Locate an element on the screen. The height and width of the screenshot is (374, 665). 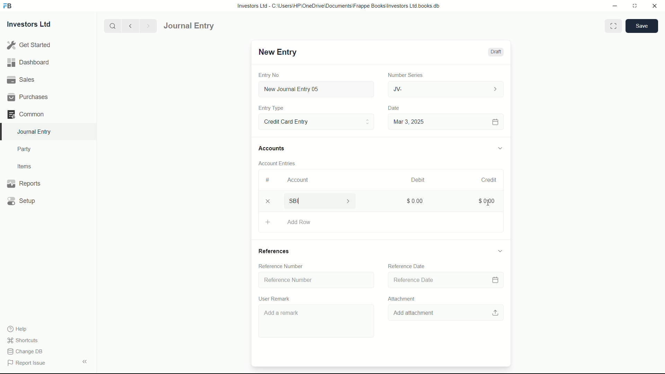
References is located at coordinates (277, 251).